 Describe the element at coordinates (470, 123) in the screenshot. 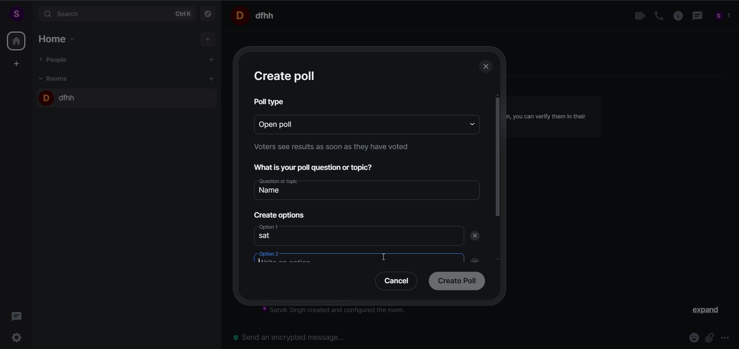

I see `poll type dropdown` at that location.